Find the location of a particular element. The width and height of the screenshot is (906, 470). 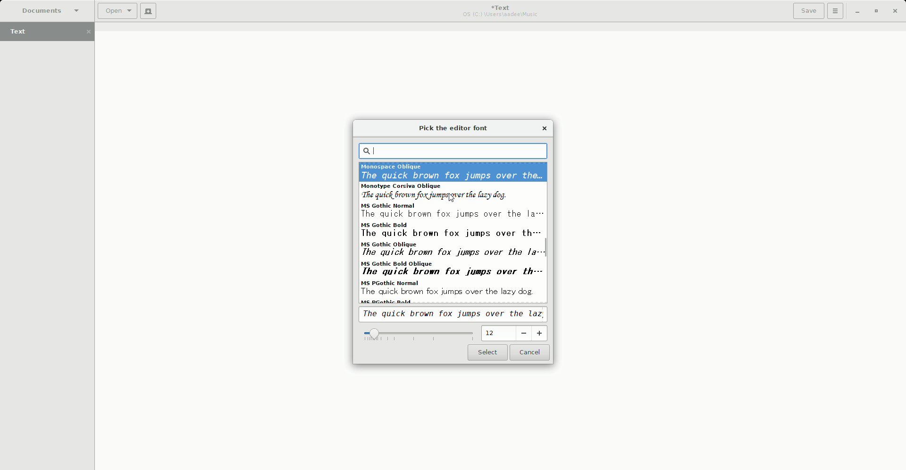

Restore is located at coordinates (875, 11).